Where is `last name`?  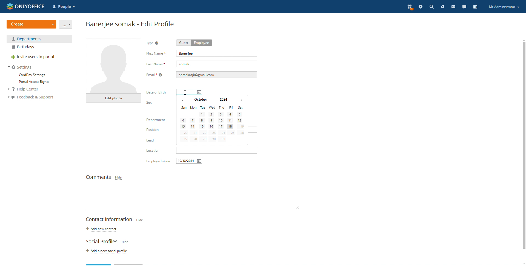 last name is located at coordinates (217, 64).